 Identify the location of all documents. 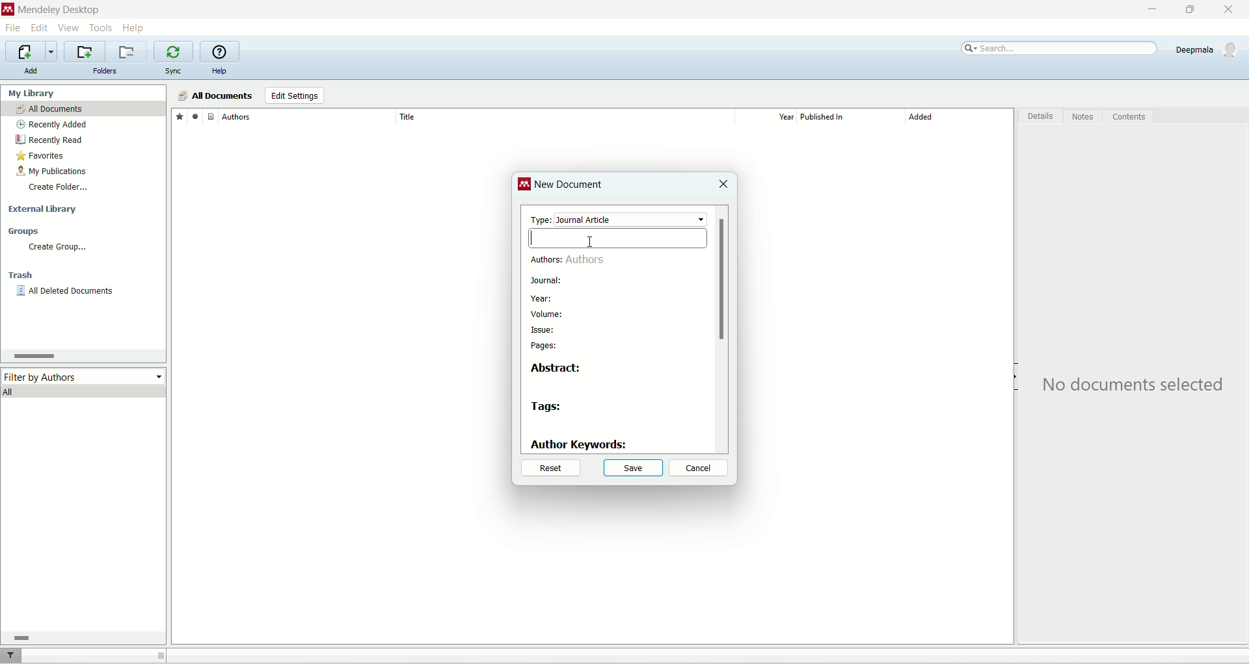
(83, 109).